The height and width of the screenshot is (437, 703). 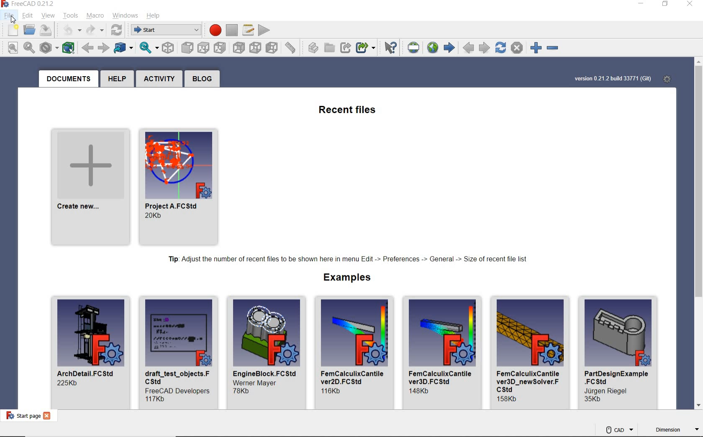 What do you see at coordinates (178, 164) in the screenshot?
I see `image` at bounding box center [178, 164].